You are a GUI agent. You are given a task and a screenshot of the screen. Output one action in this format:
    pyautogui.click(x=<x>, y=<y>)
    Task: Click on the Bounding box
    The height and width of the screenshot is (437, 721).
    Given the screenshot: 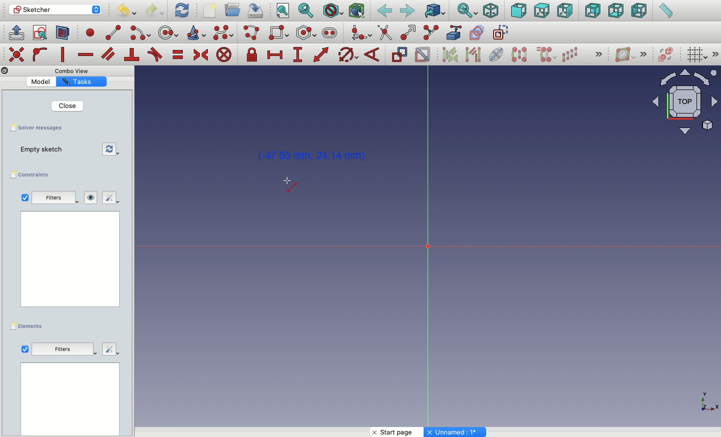 What is the action you would take?
    pyautogui.click(x=358, y=11)
    